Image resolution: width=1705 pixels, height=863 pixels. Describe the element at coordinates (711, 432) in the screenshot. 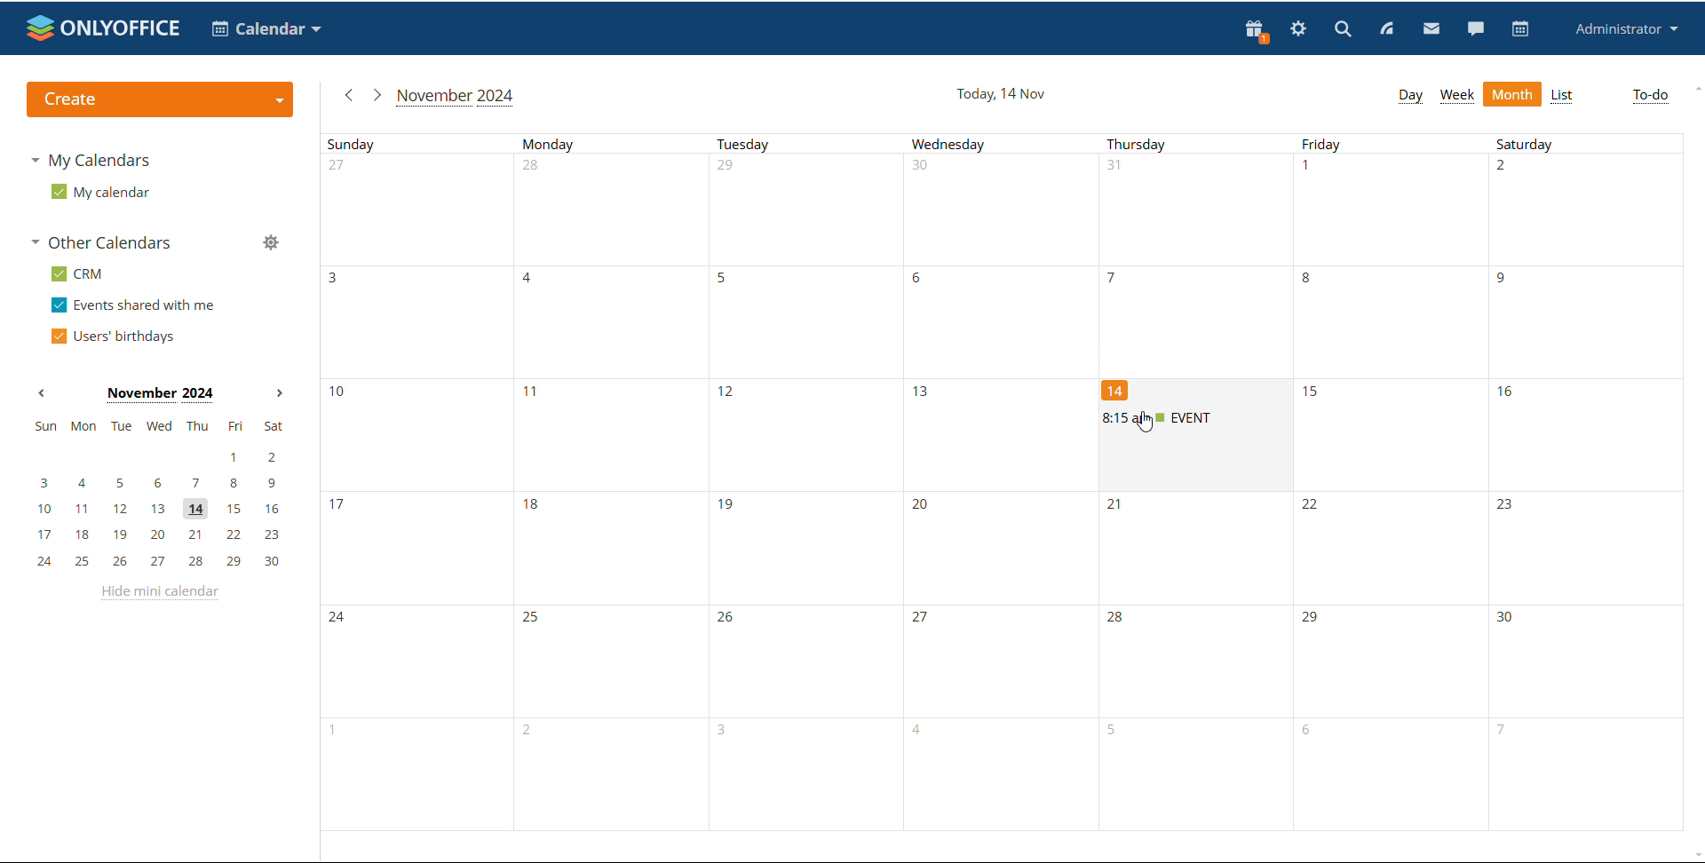

I see `10, 11, 12, 13` at that location.